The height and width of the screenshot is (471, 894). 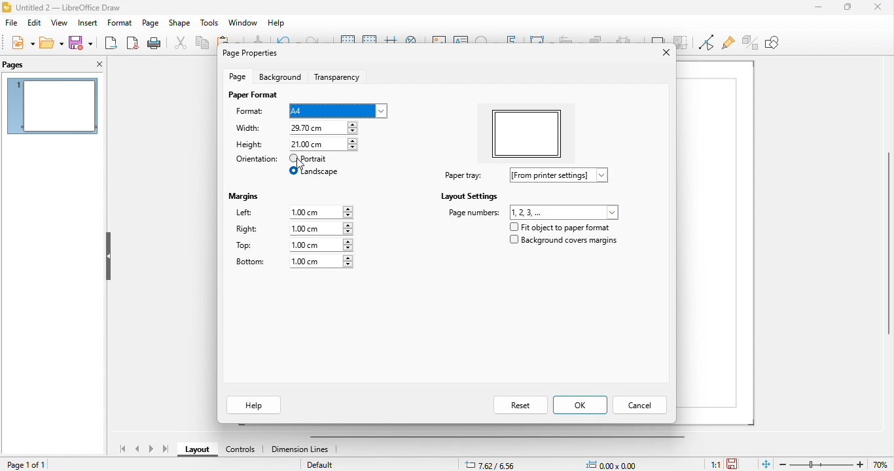 What do you see at coordinates (139, 449) in the screenshot?
I see `previous` at bounding box center [139, 449].